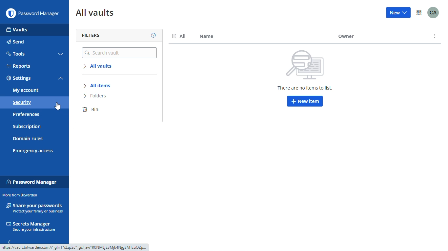  What do you see at coordinates (419, 13) in the screenshot?
I see `more from bitwarden` at bounding box center [419, 13].